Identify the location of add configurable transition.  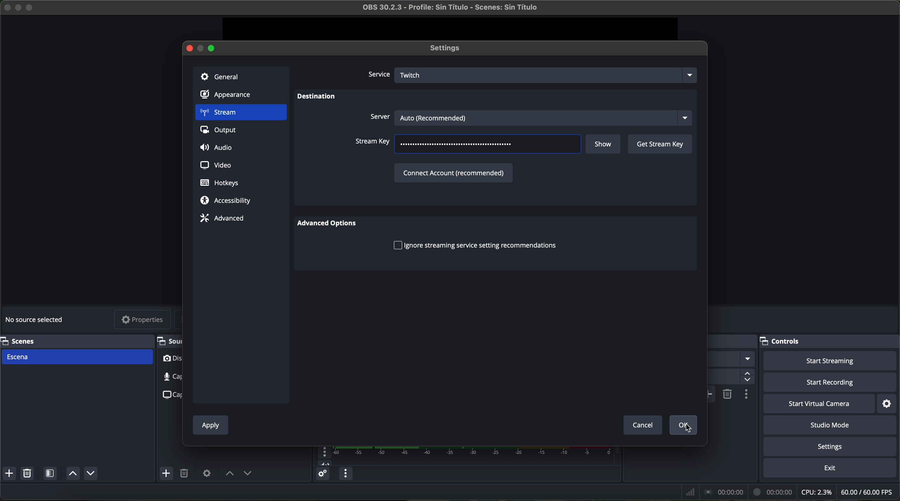
(712, 394).